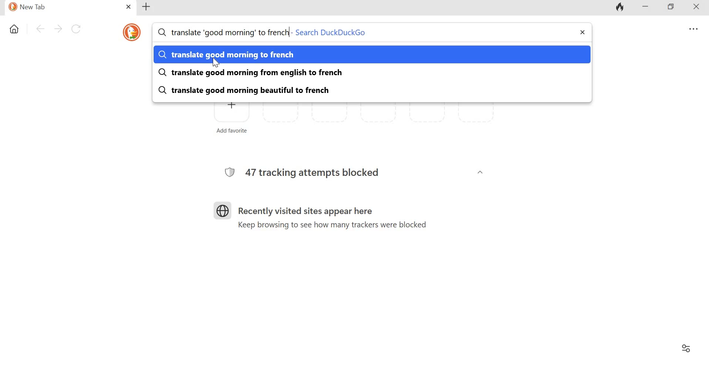 Image resolution: width=709 pixels, height=371 pixels. I want to click on Go forward one page, so click(57, 30).